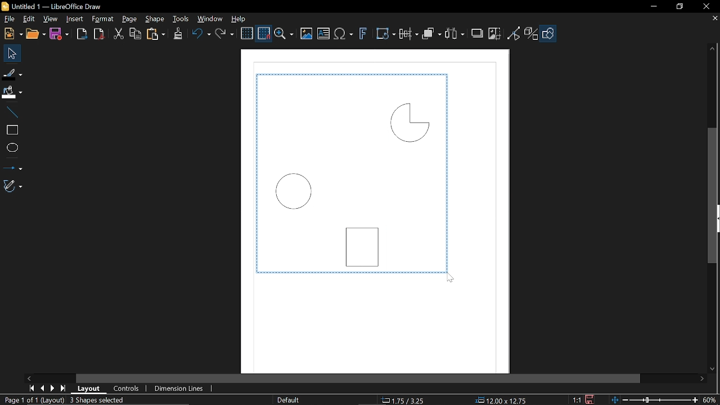 This screenshot has width=720, height=405. Describe the element at coordinates (62, 6) in the screenshot. I see `Untitled 1 — LibreOffice Draw` at that location.